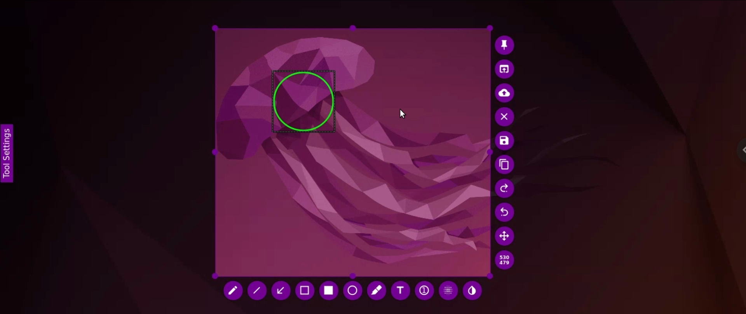 The image size is (746, 314). I want to click on rectangle, so click(328, 290).